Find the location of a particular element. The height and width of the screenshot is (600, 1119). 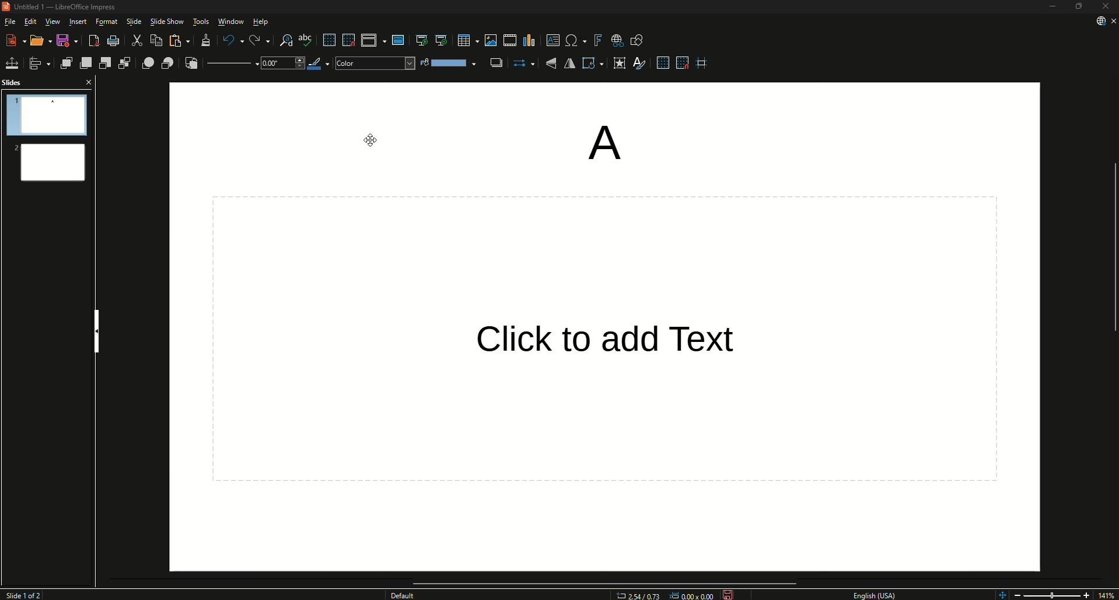

Insert Hyperlink is located at coordinates (618, 41).